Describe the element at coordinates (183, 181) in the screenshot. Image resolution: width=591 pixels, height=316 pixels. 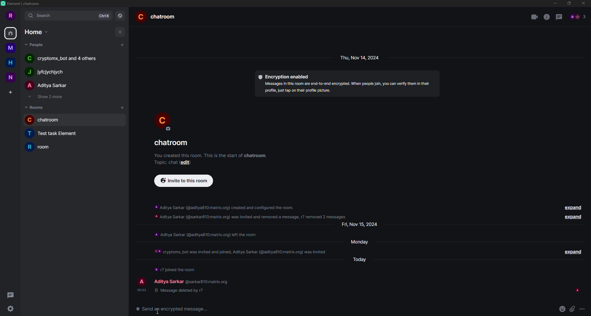
I see `invite to this room` at that location.